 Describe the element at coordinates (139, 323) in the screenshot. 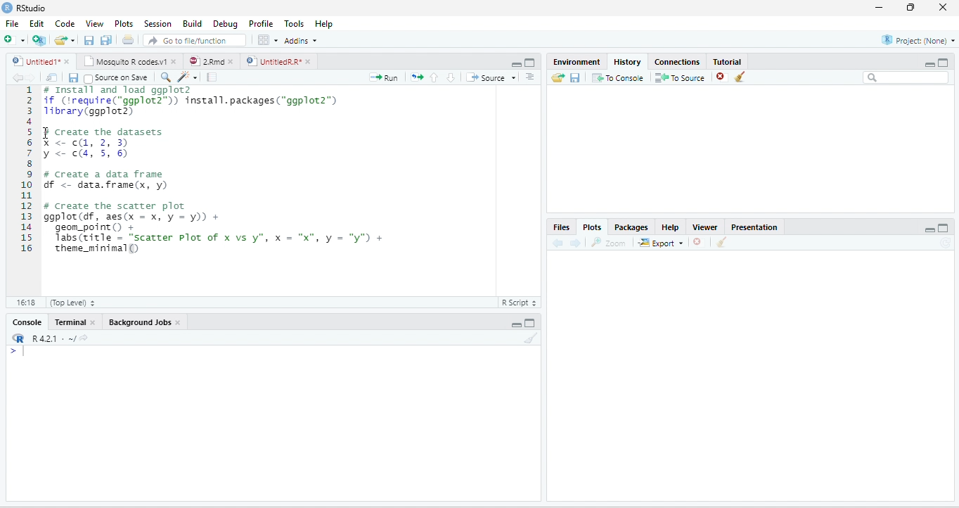

I see `Background Jobs` at that location.